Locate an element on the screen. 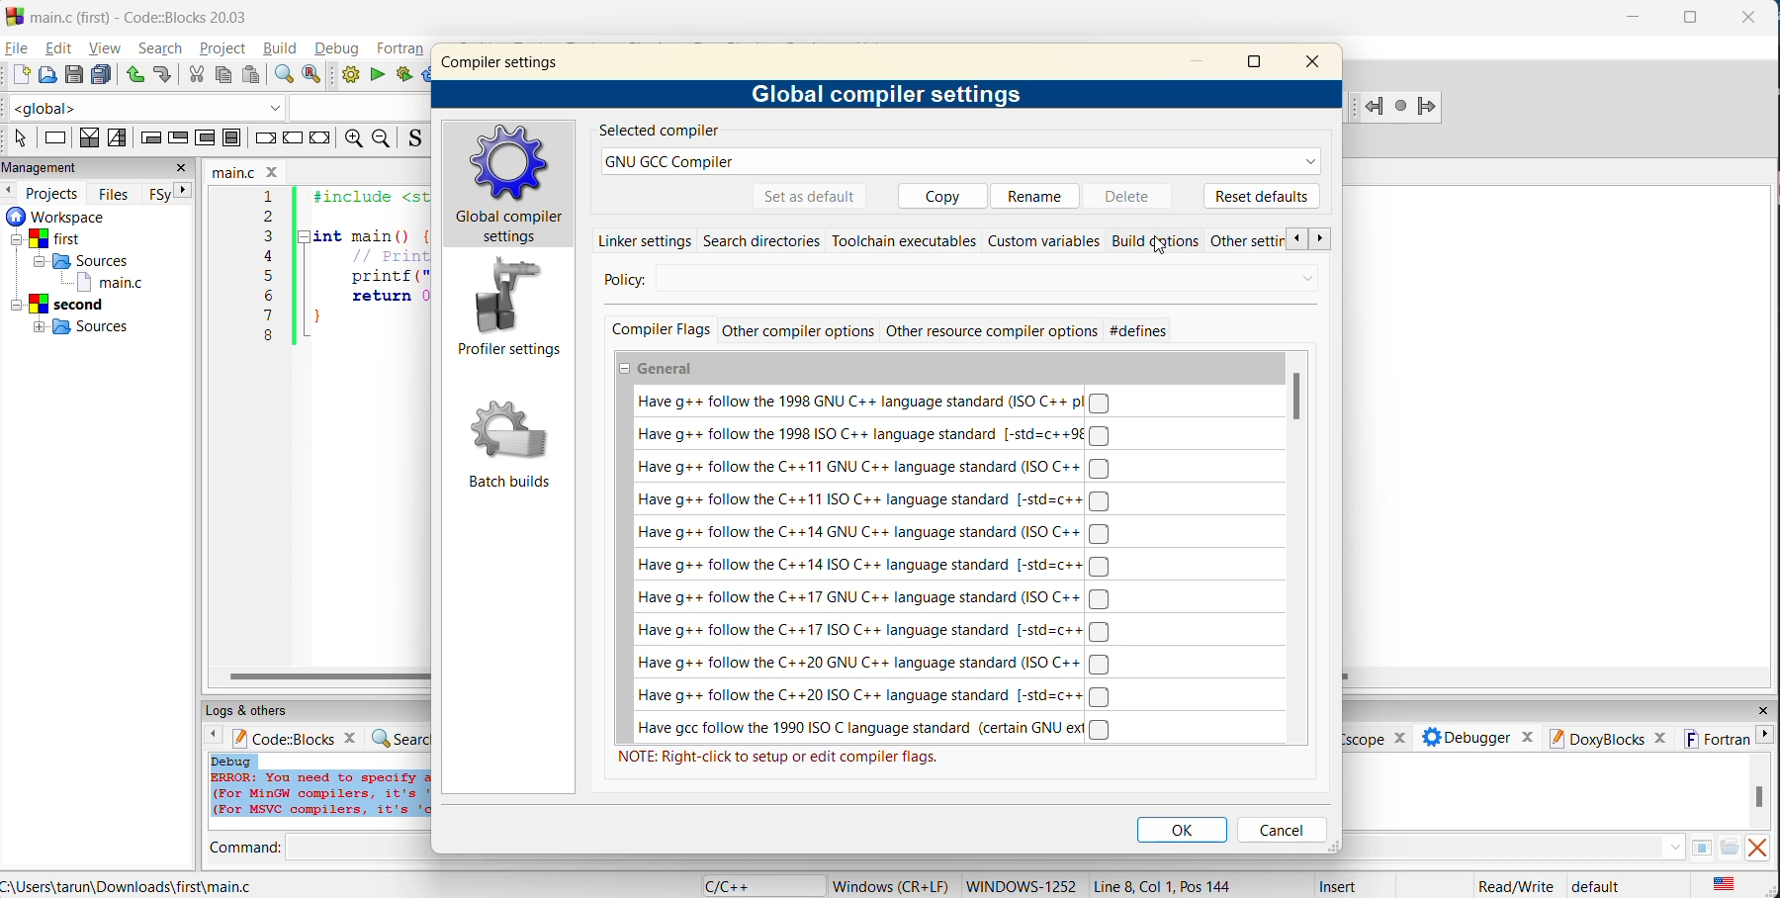 Image resolution: width=1780 pixels, height=898 pixels. management is located at coordinates (44, 166).